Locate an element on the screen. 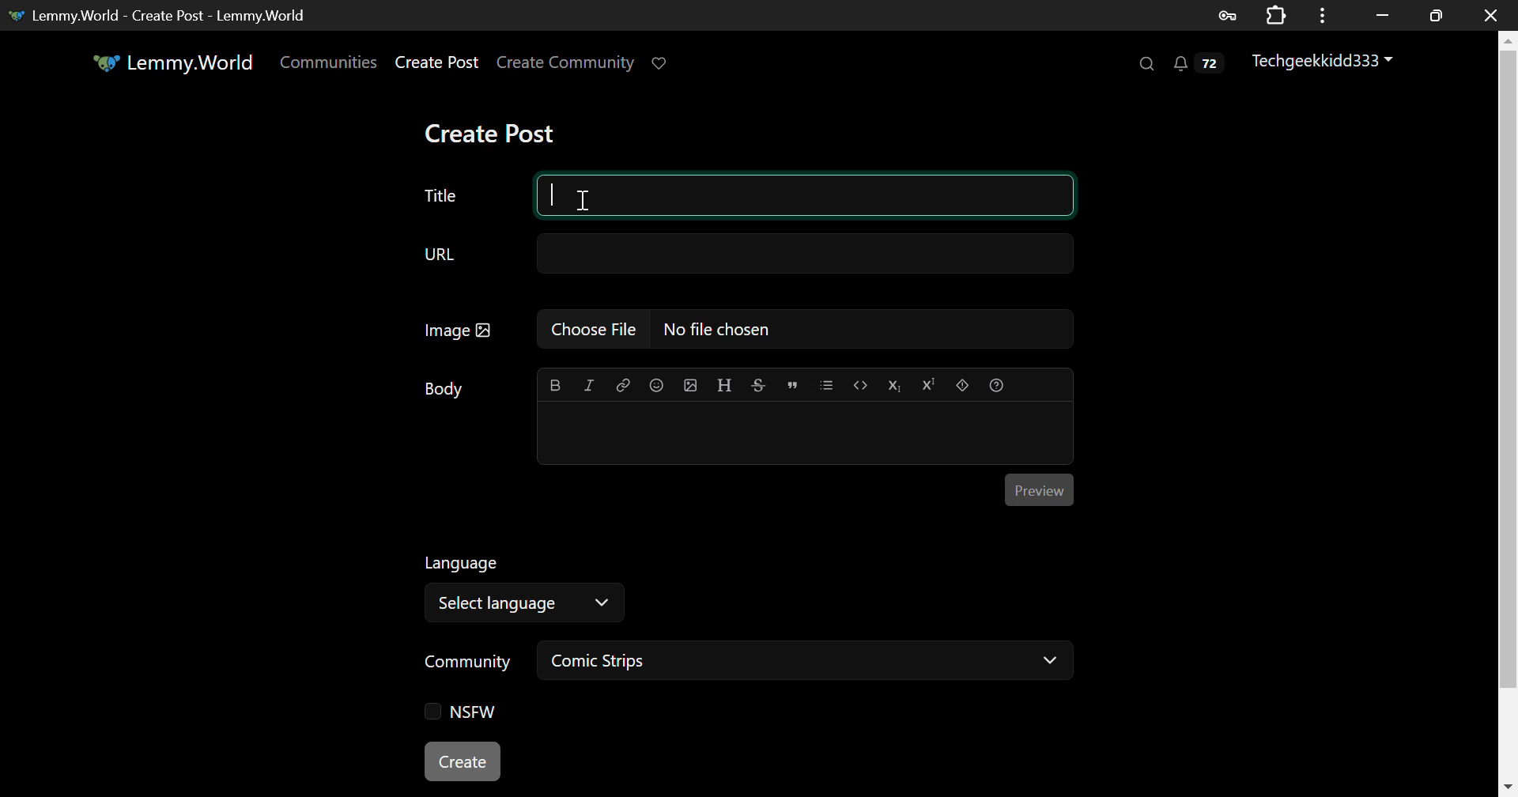 The width and height of the screenshot is (1518, 797). Password Data Saved is located at coordinates (1229, 14).